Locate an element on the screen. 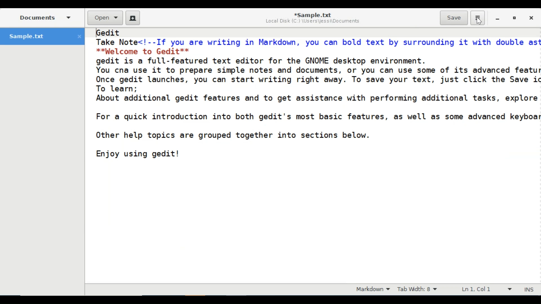  Cursor is located at coordinates (478, 21).